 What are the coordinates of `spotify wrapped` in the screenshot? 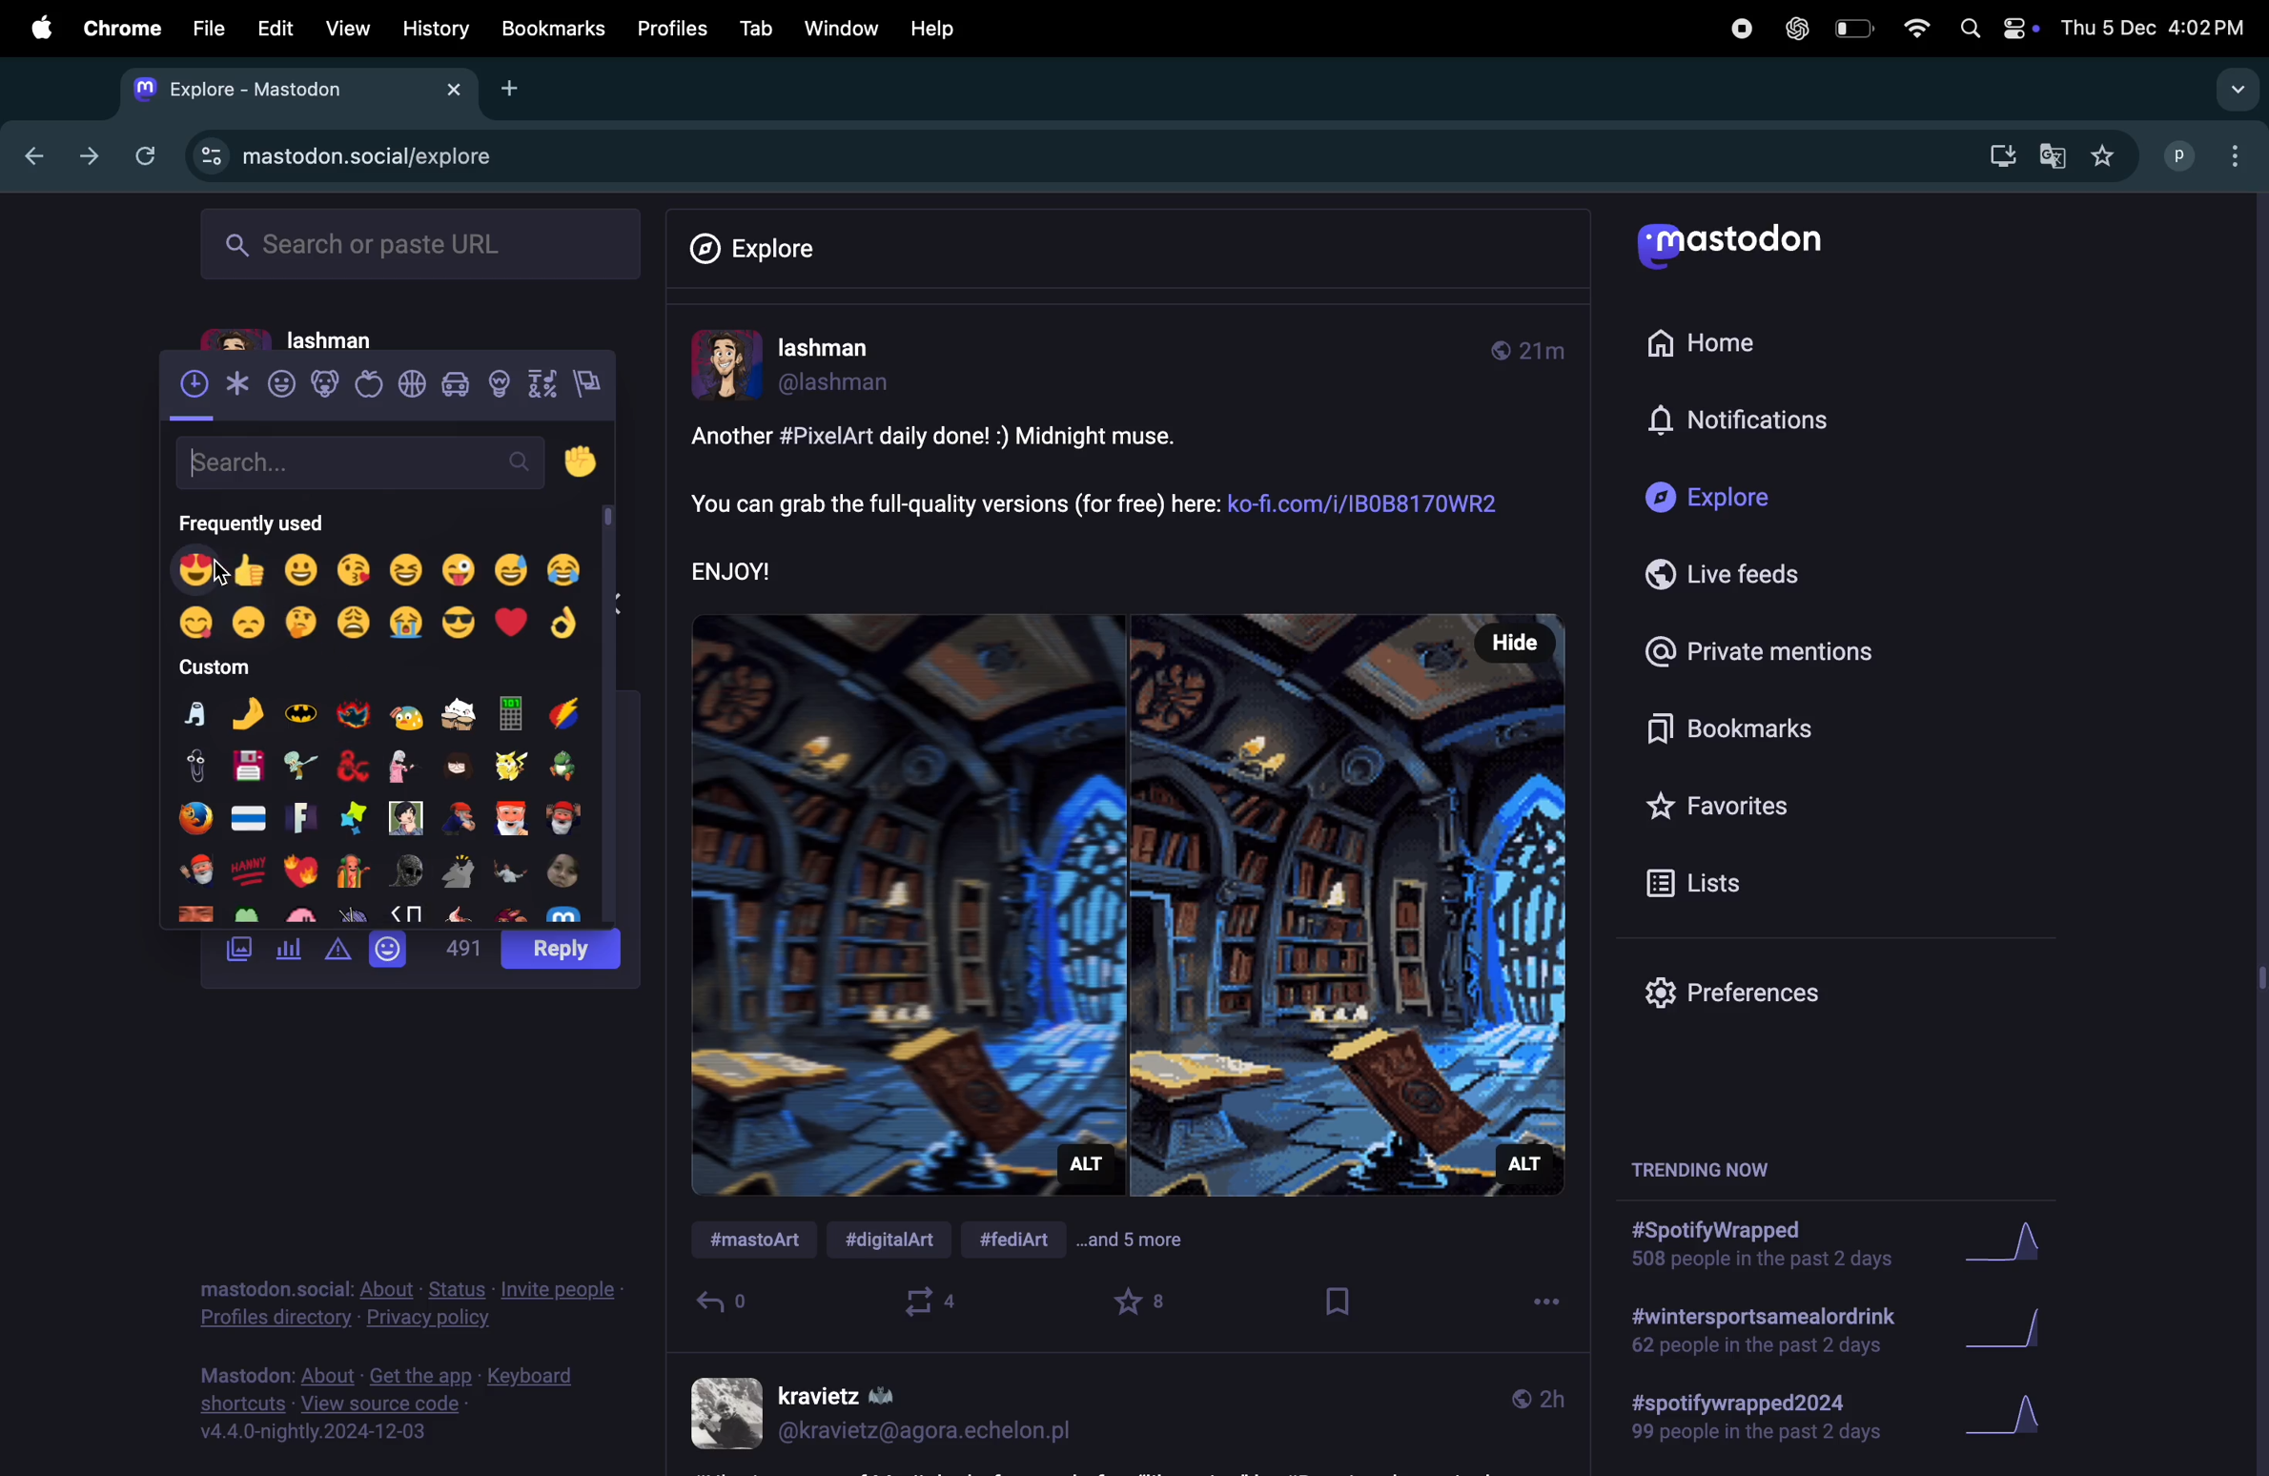 It's located at (1760, 1249).